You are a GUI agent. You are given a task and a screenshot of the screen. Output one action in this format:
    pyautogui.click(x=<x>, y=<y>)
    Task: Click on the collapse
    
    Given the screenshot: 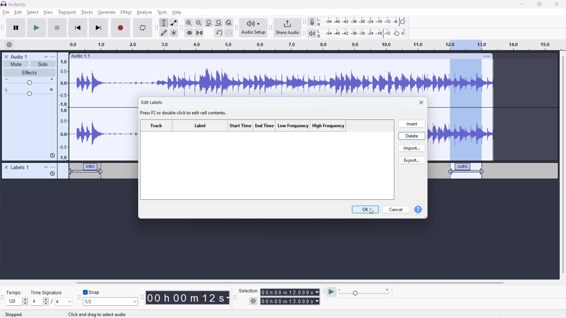 What is the action you would take?
    pyautogui.click(x=46, y=57)
    